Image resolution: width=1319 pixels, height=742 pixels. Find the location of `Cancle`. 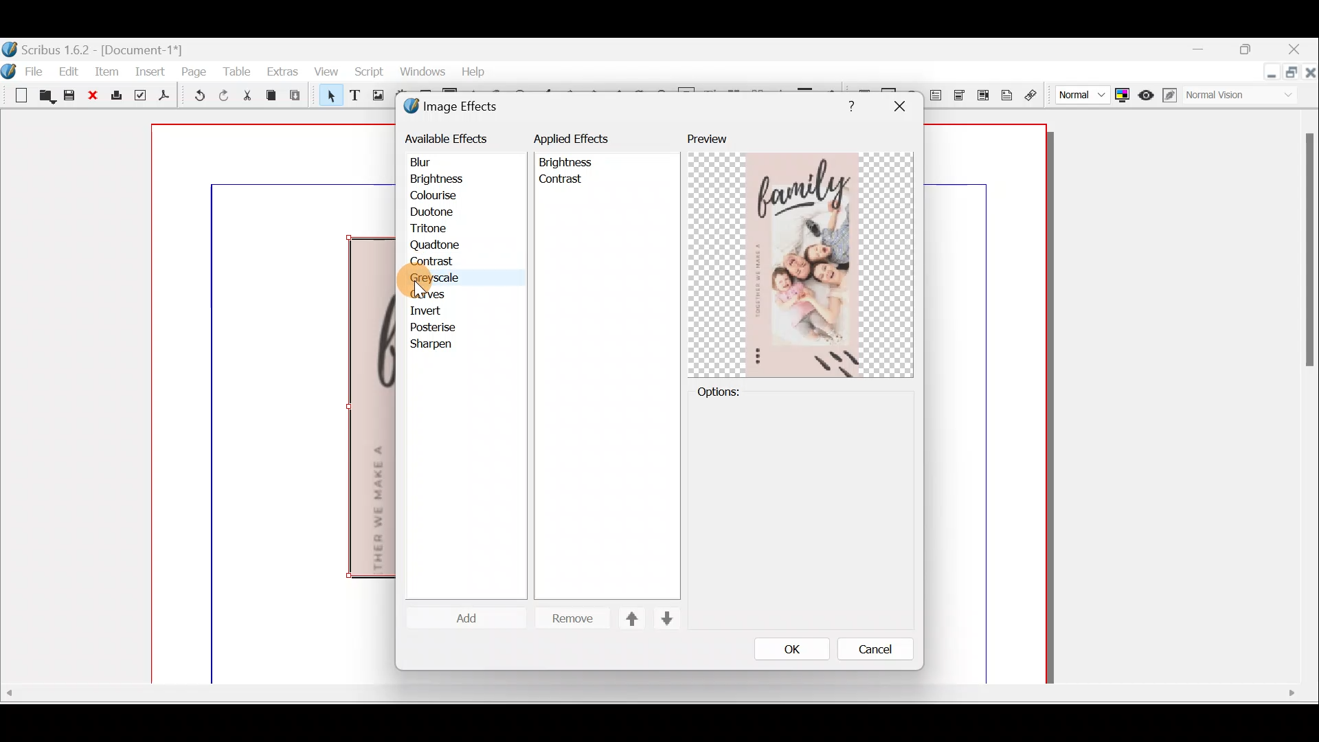

Cancle is located at coordinates (876, 651).